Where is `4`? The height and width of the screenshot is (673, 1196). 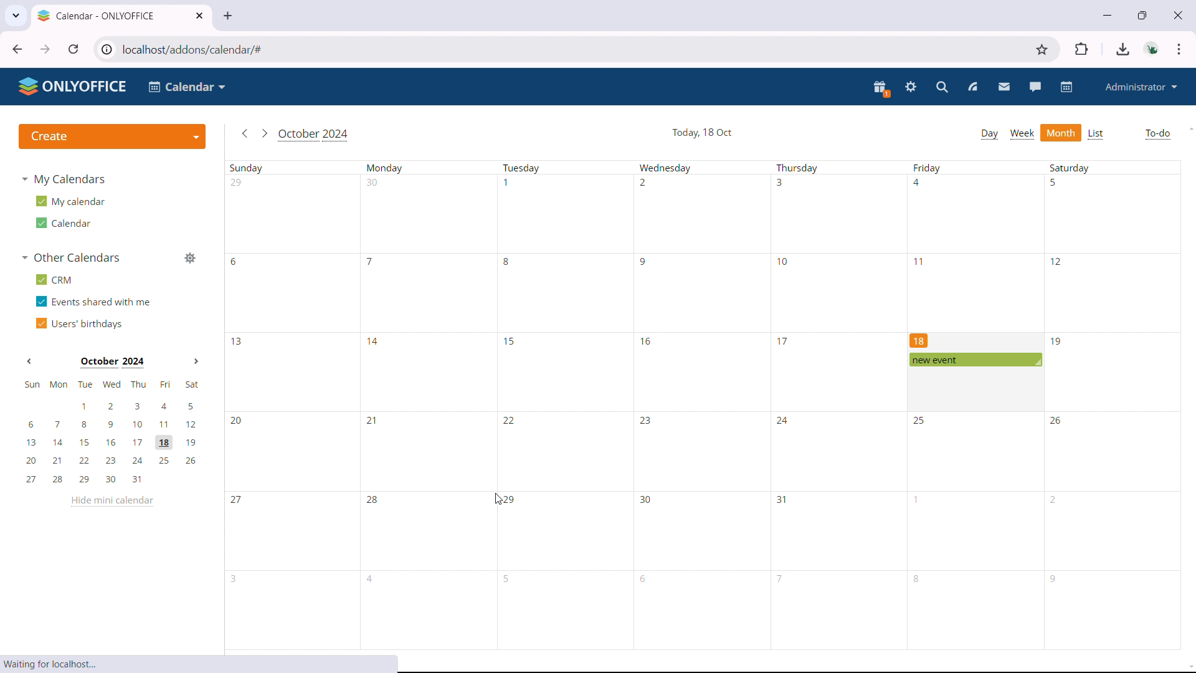 4 is located at coordinates (919, 183).